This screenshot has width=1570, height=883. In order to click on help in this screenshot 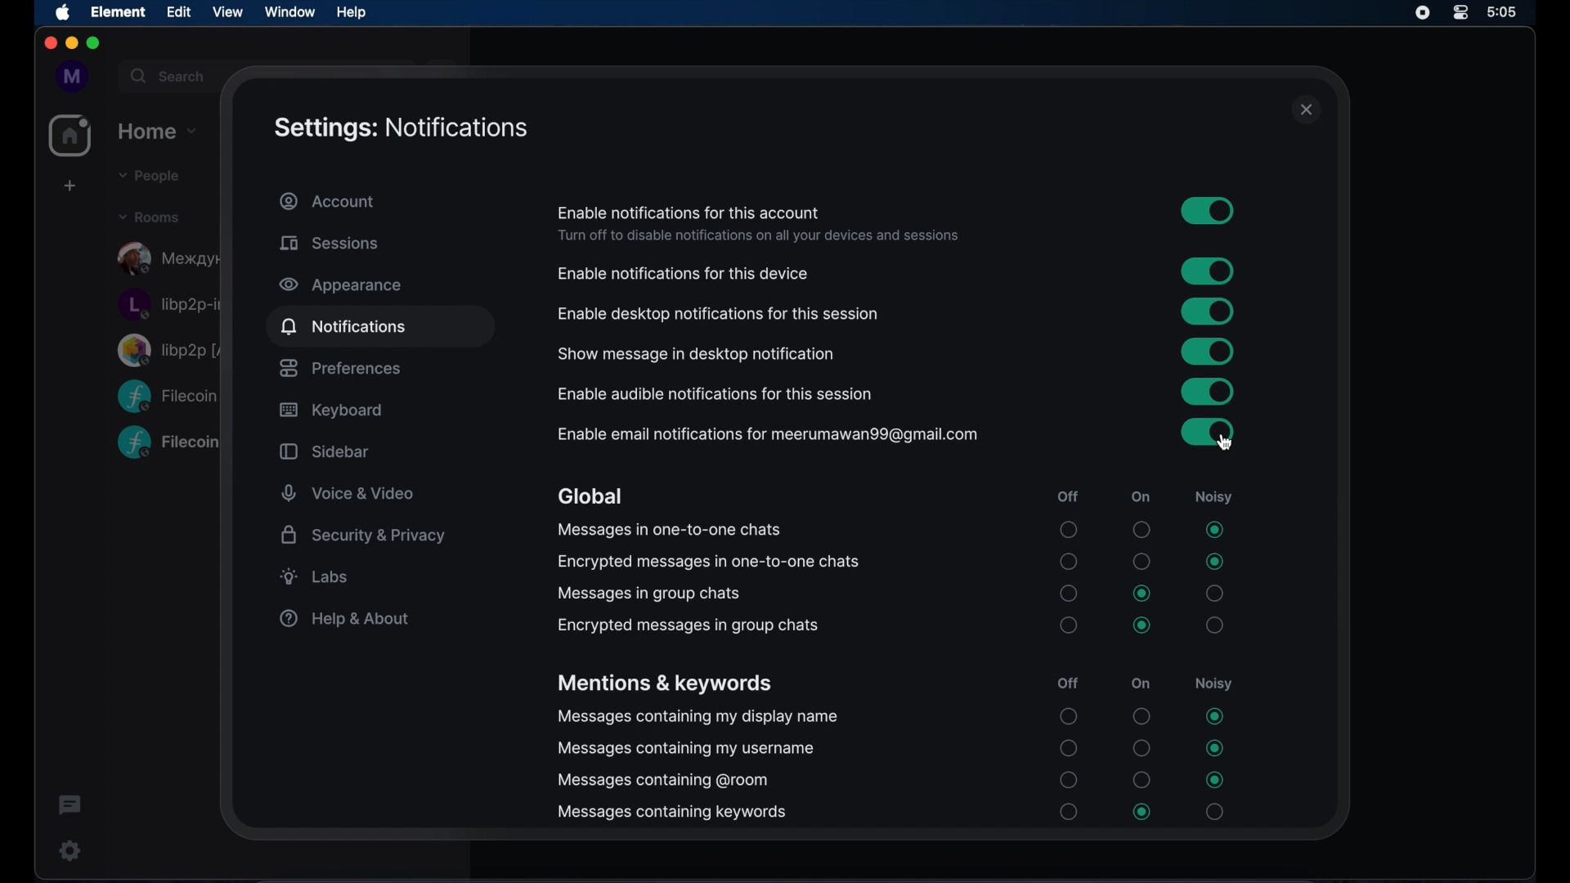, I will do `click(351, 11)`.